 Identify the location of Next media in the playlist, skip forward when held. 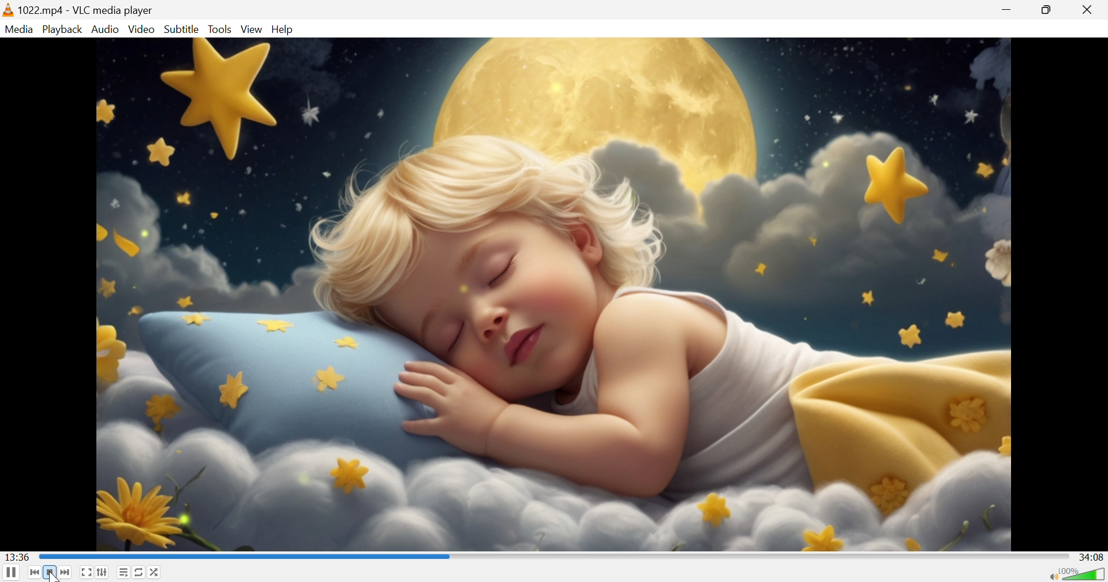
(68, 572).